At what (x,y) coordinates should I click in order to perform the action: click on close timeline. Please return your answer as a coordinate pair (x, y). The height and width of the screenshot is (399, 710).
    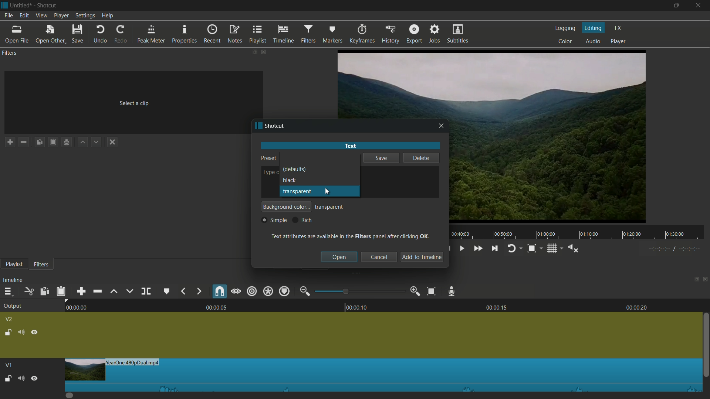
    Looking at the image, I should click on (706, 280).